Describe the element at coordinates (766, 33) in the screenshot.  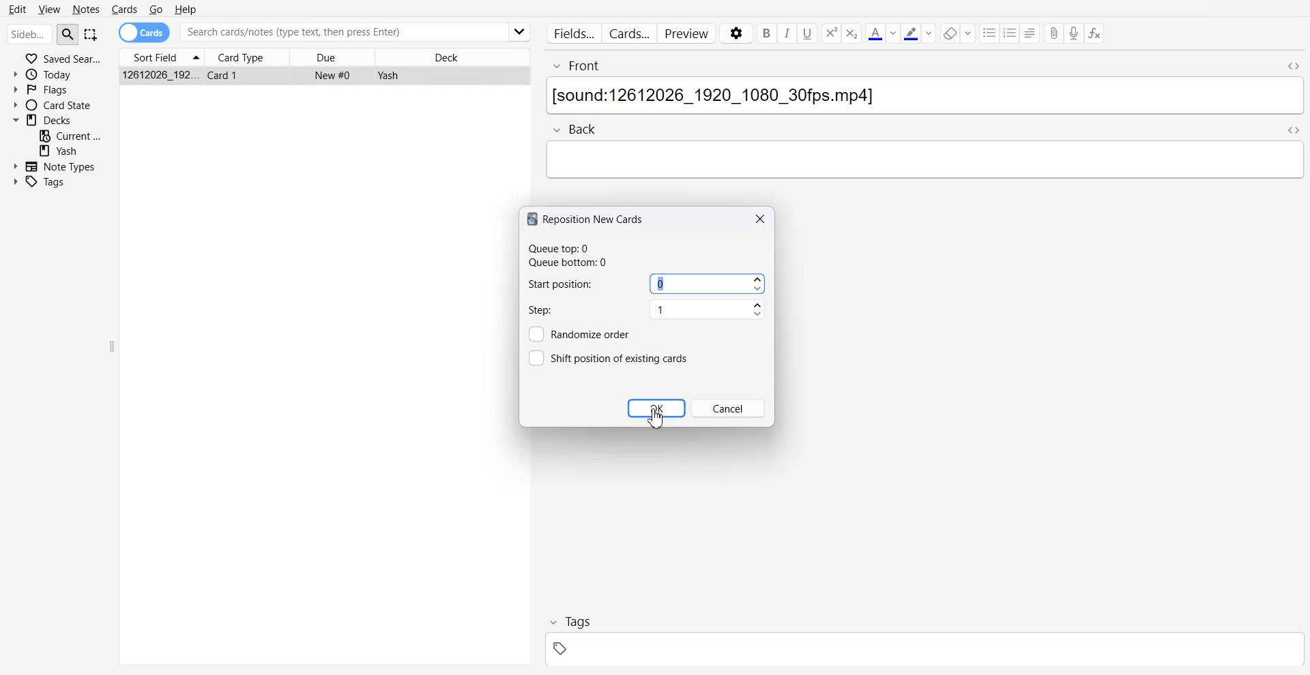
I see `Bold` at that location.